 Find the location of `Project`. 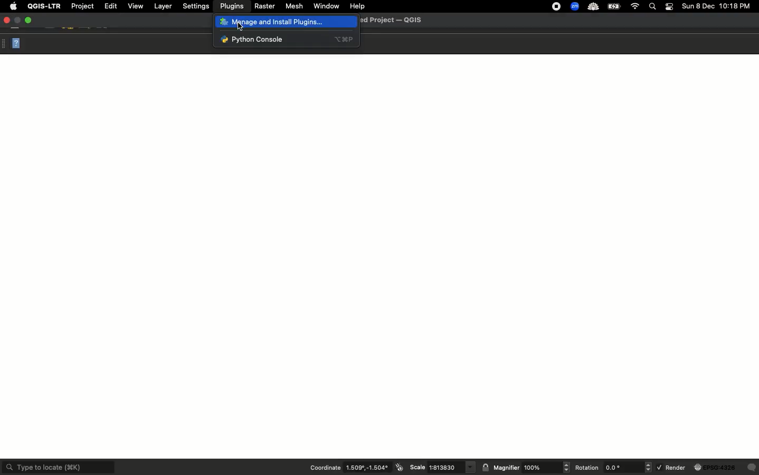

Project is located at coordinates (82, 6).